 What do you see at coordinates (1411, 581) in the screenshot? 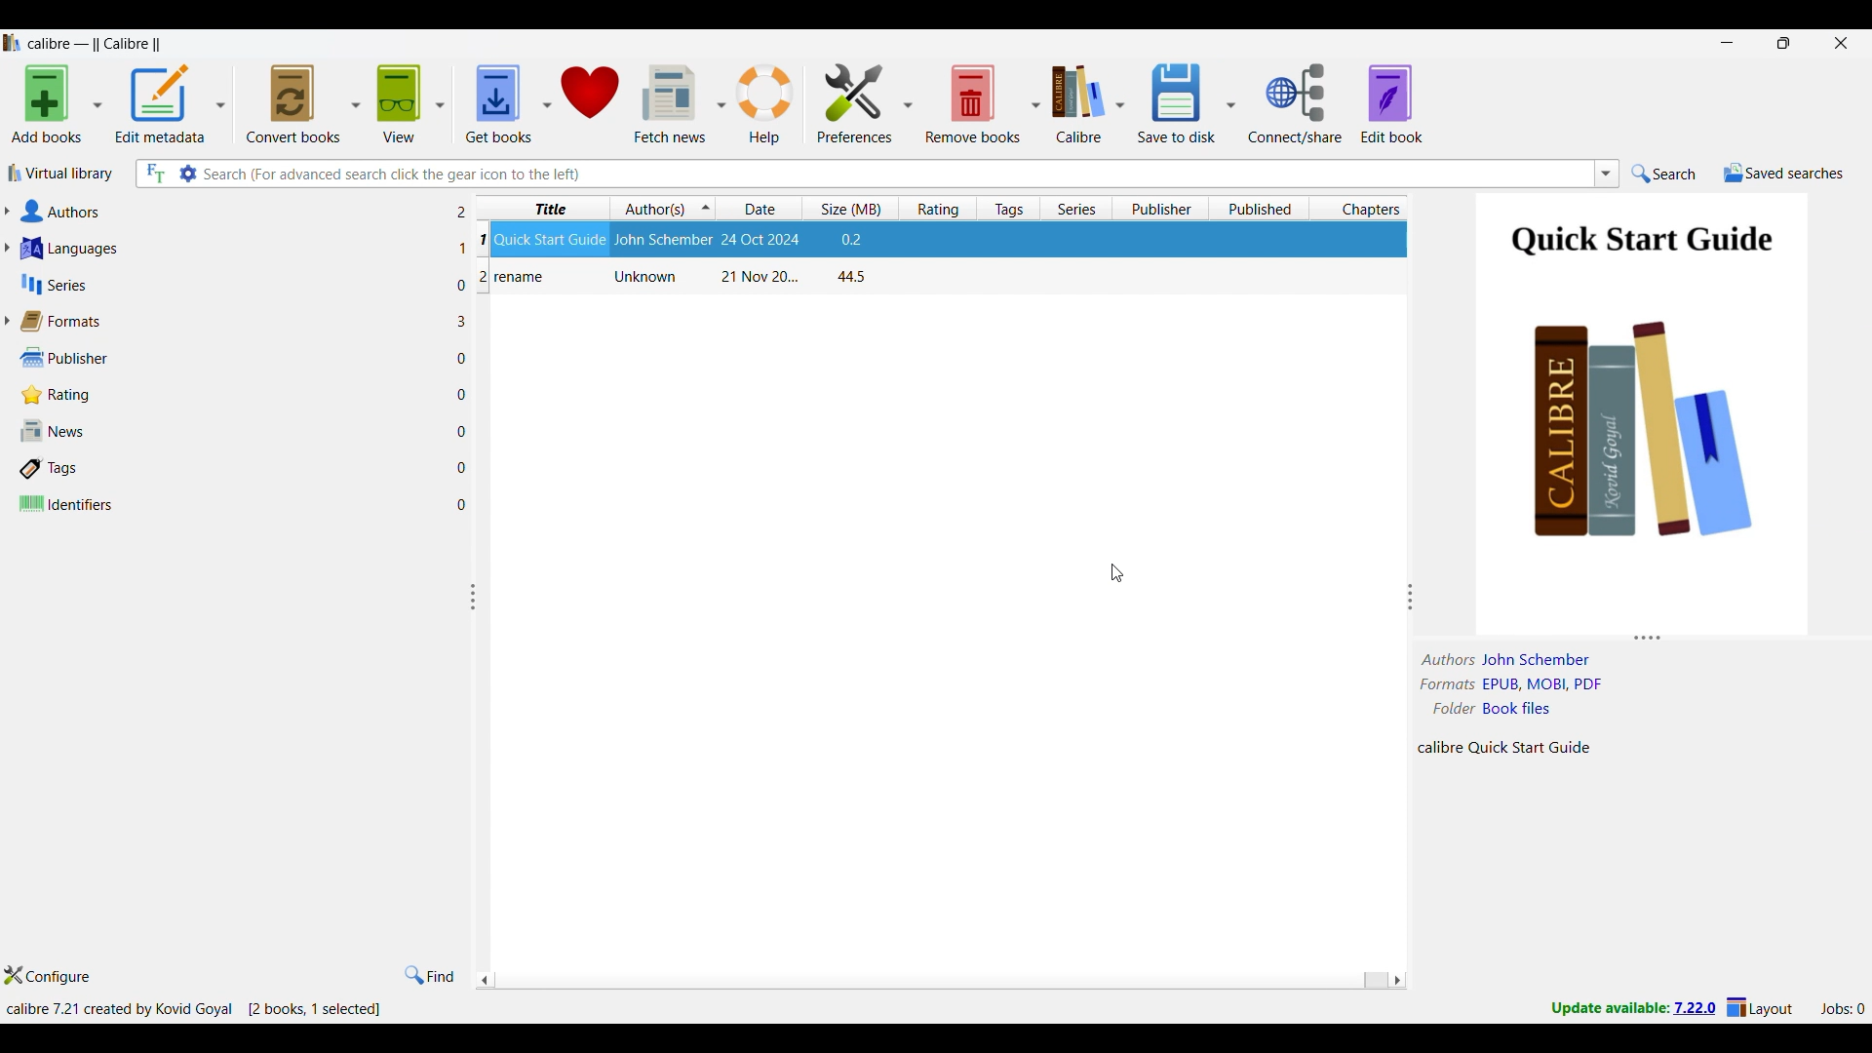
I see `Change width of panels attahed to this line` at bounding box center [1411, 581].